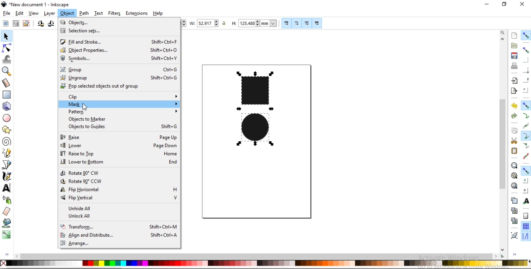 The width and height of the screenshot is (531, 269). Describe the element at coordinates (119, 198) in the screenshot. I see `flip vertical` at that location.